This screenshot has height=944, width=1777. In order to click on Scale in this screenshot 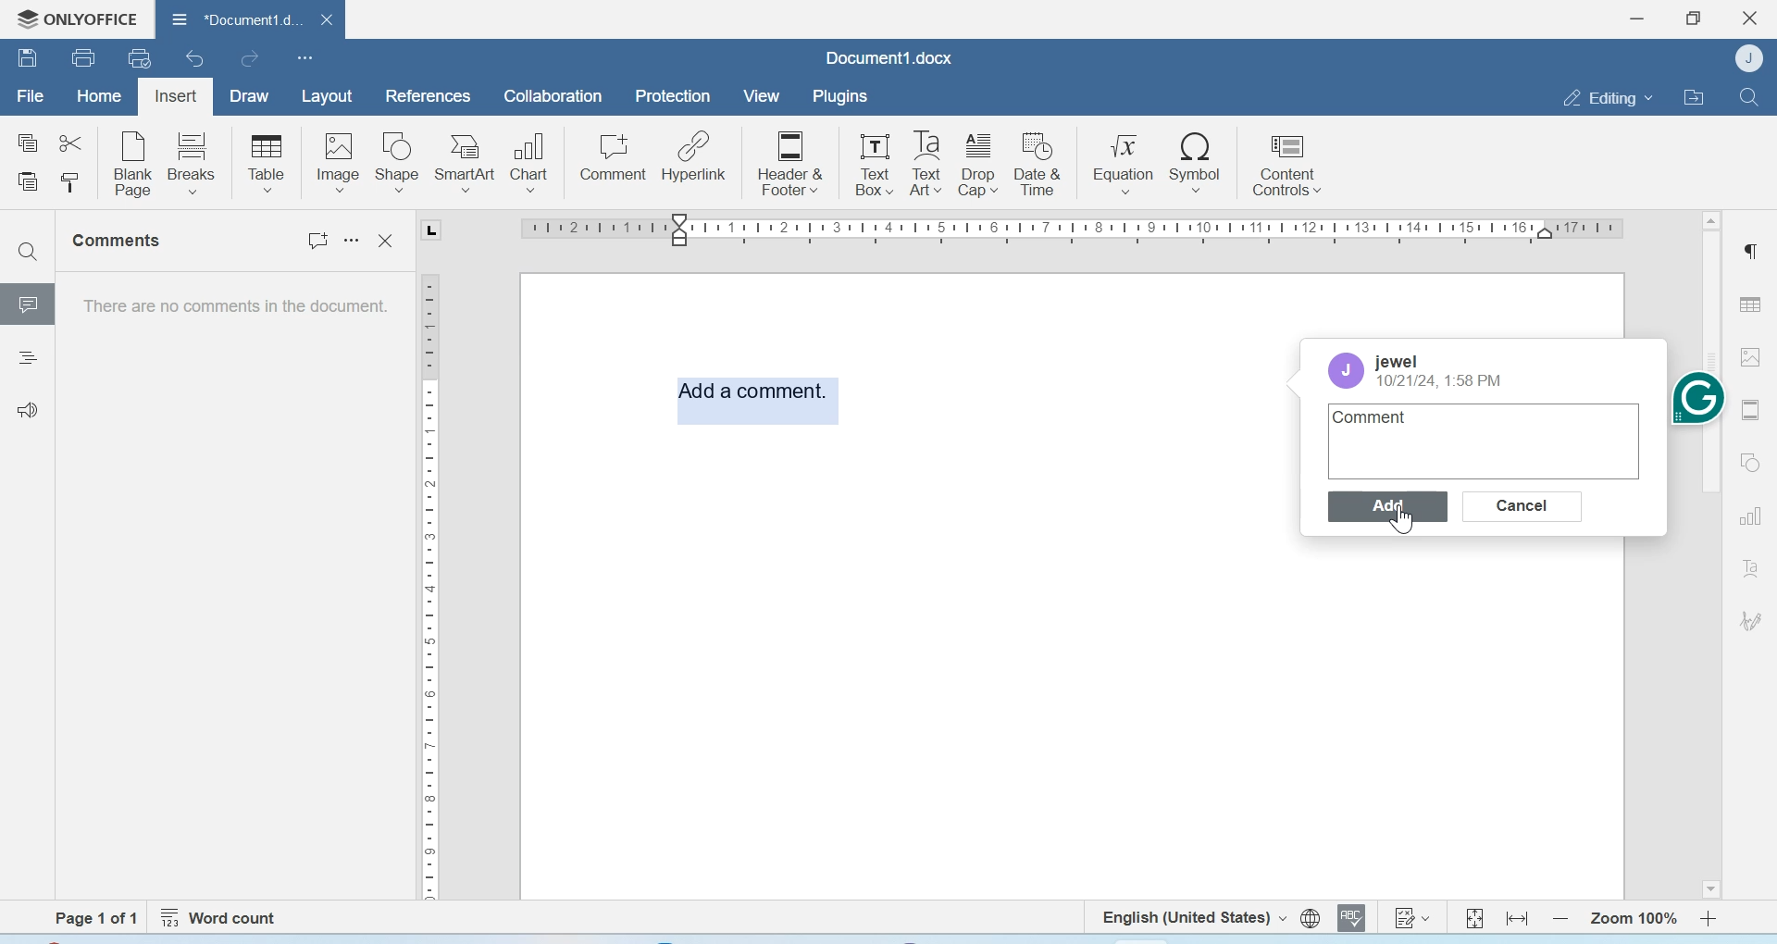, I will do `click(428, 593)`.